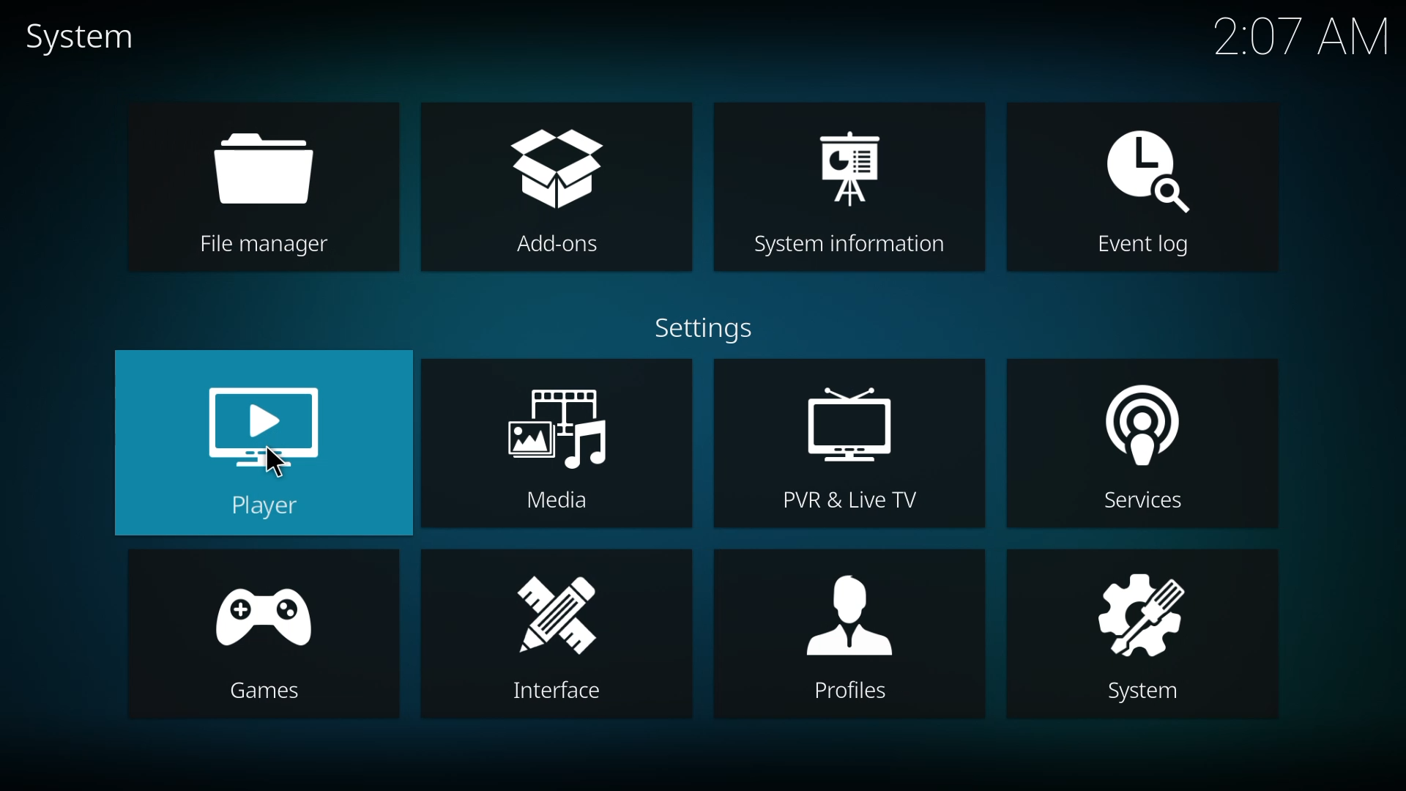  I want to click on interface, so click(559, 633).